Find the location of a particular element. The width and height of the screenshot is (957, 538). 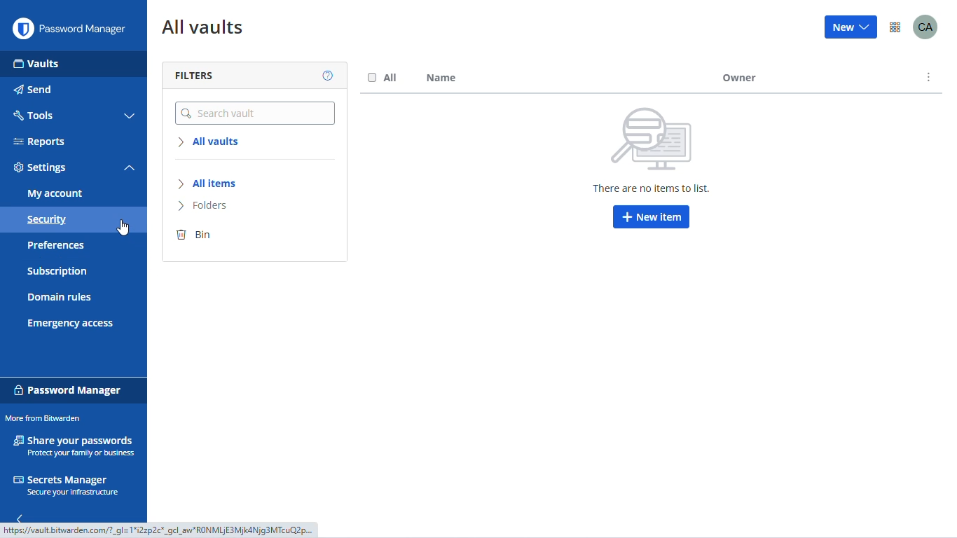

emergency access is located at coordinates (71, 324).